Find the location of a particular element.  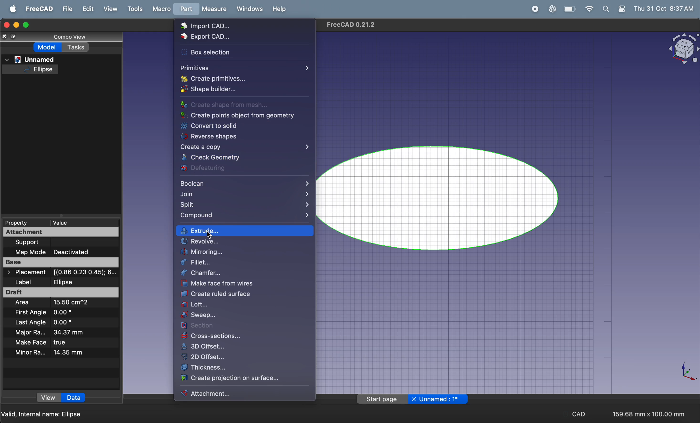

create ruled surface is located at coordinates (231, 295).